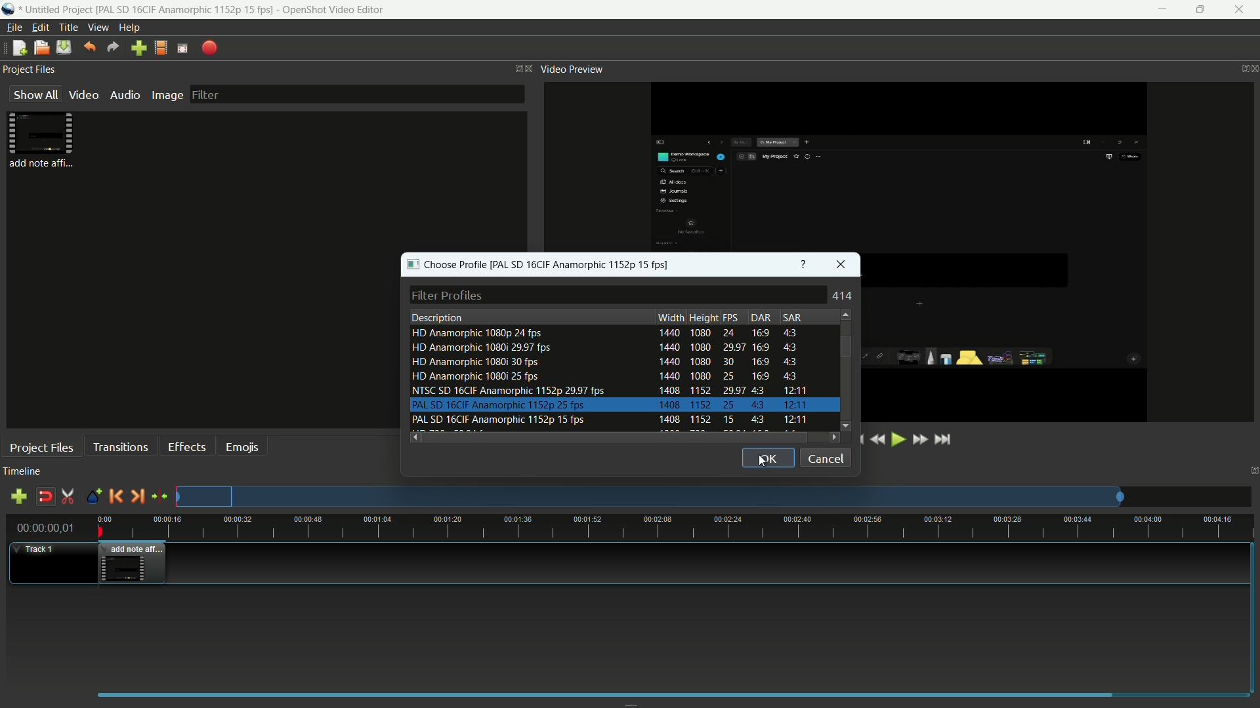  Describe the element at coordinates (1252, 69) in the screenshot. I see `close video preview` at that location.